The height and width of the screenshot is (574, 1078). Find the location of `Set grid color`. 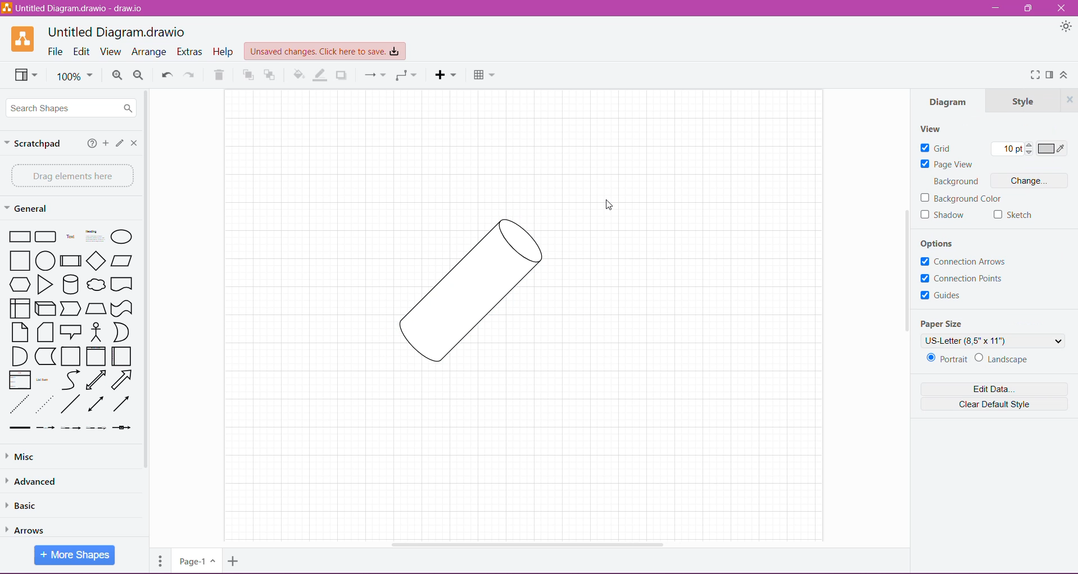

Set grid color is located at coordinates (1053, 149).